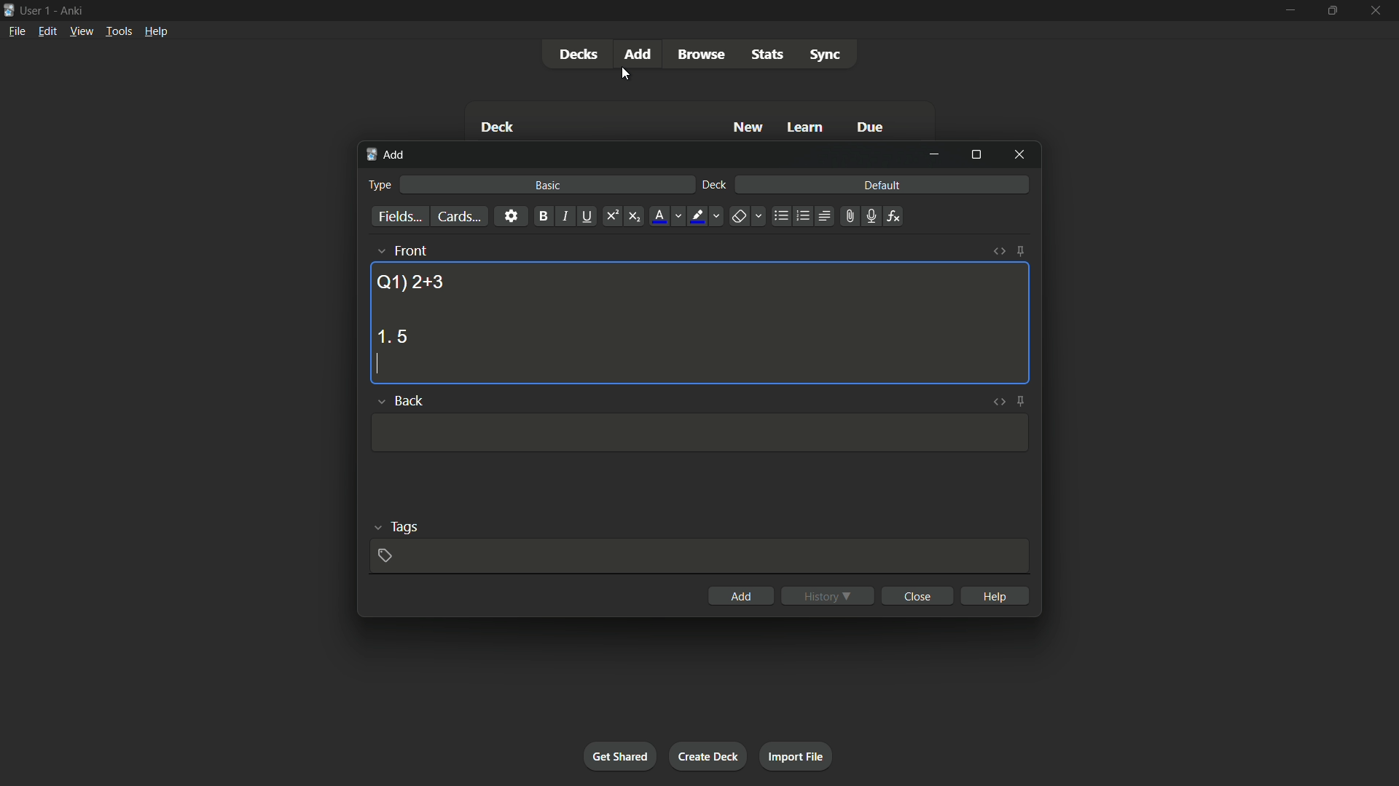  I want to click on browse, so click(701, 55).